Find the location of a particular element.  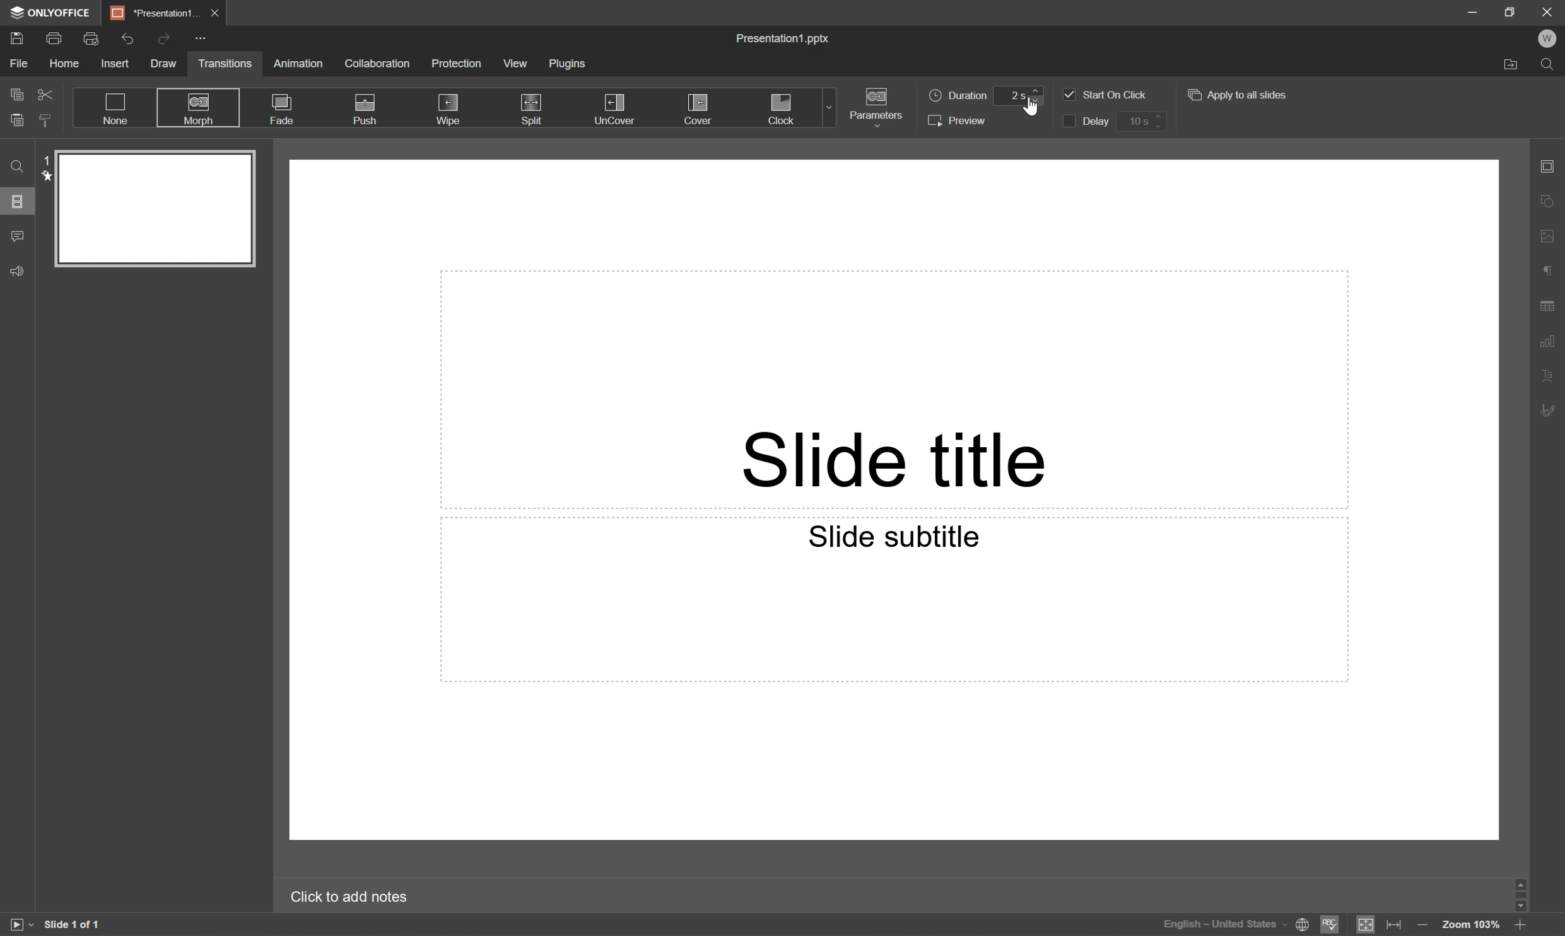

Find is located at coordinates (16, 168).